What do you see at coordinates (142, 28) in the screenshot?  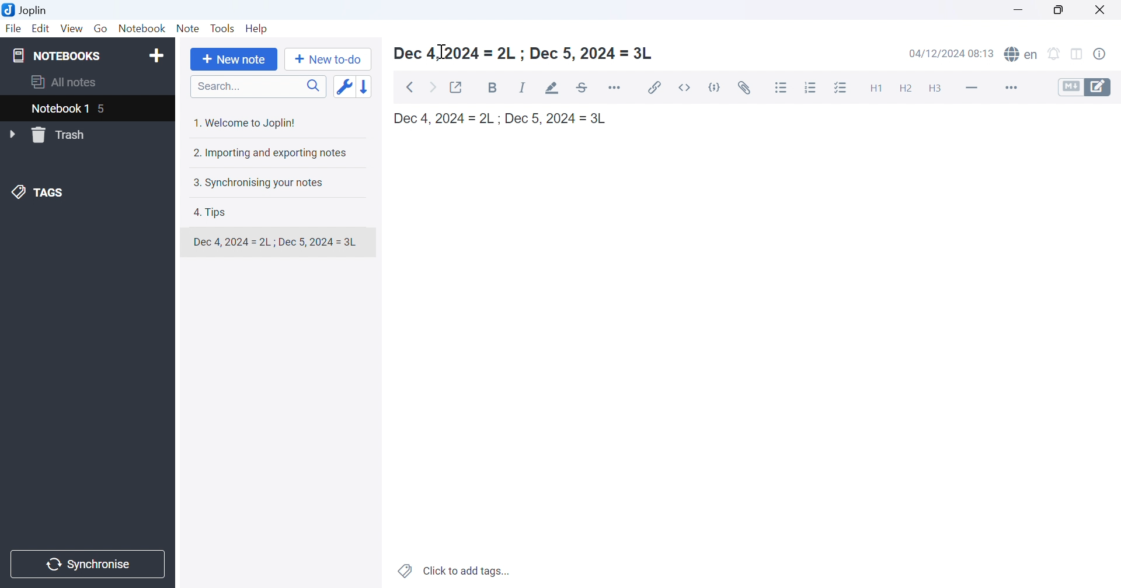 I see `Notebook` at bounding box center [142, 28].